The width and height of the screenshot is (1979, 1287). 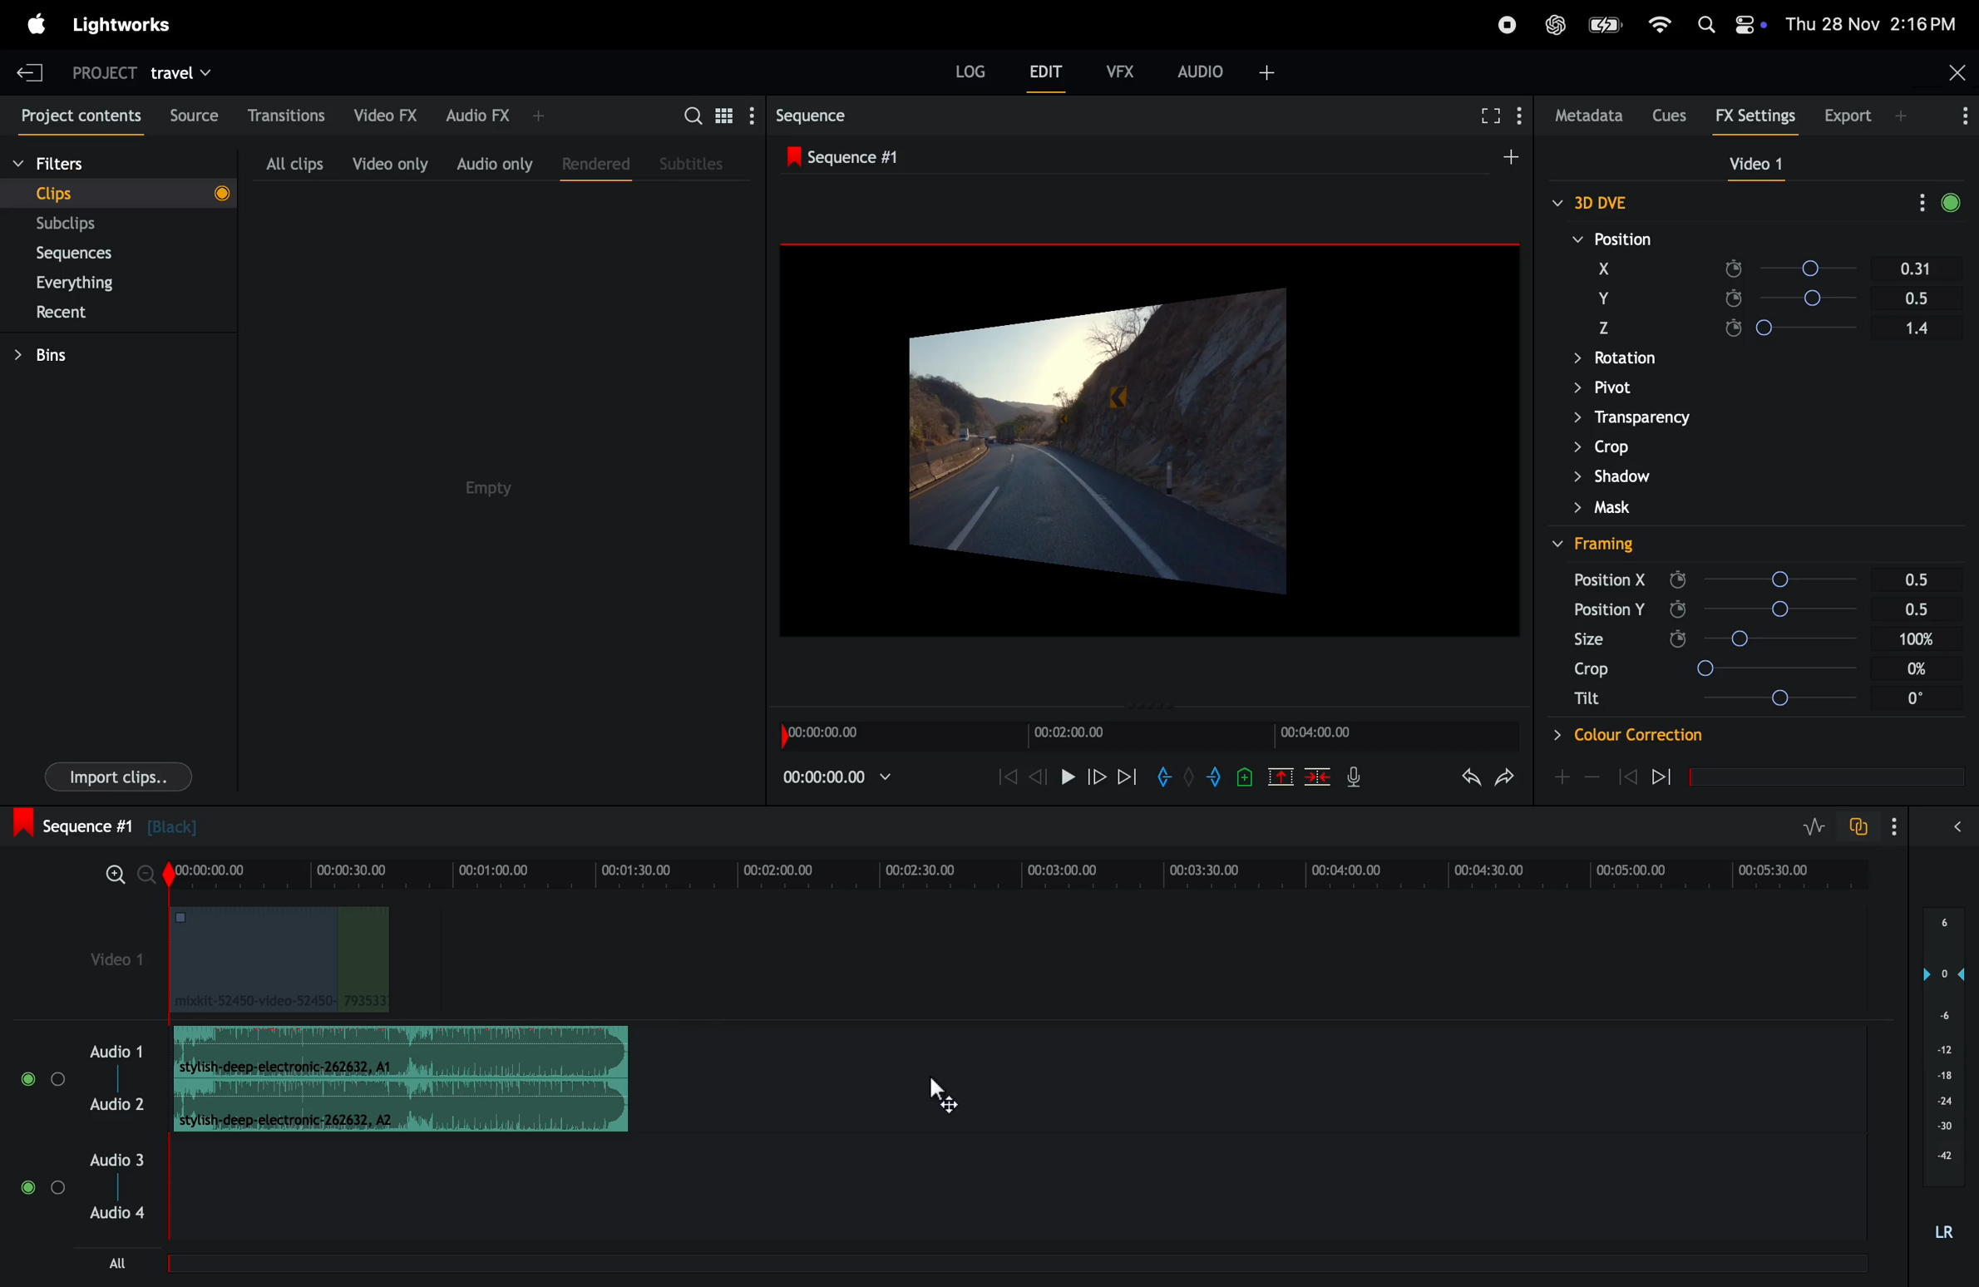 I want to click on mic, so click(x=1359, y=777).